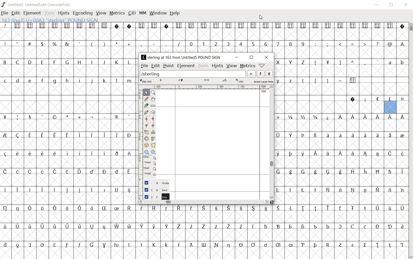 This screenshot has width=413, height=259. Describe the element at coordinates (6, 227) in the screenshot. I see `Symbol` at that location.